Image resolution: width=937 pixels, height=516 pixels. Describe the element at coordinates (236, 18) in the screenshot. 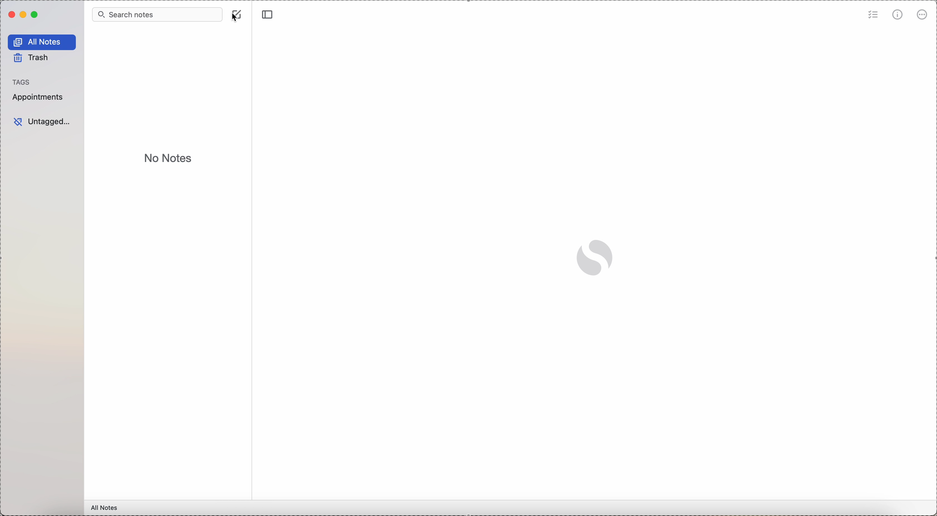

I see `cursor` at that location.